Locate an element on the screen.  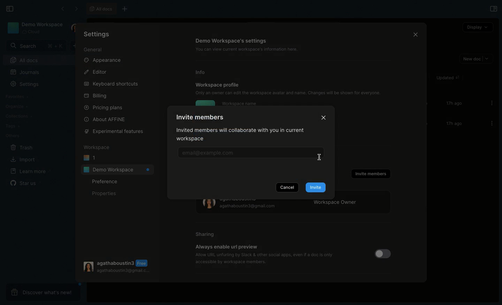
Invite is located at coordinates (315, 187).